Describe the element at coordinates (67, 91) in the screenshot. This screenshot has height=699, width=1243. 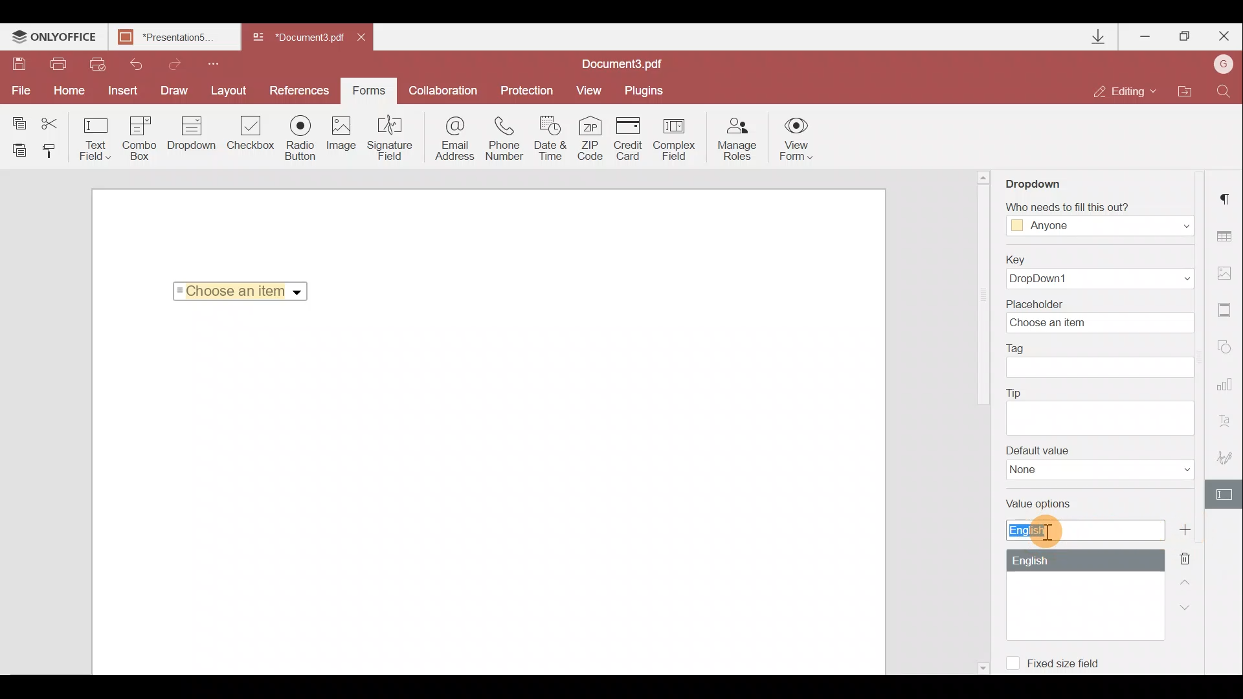
I see `Home` at that location.